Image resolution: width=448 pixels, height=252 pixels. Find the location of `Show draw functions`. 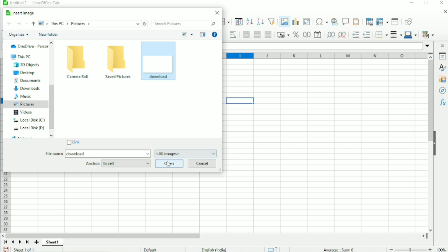

Show draw functions is located at coordinates (408, 21).